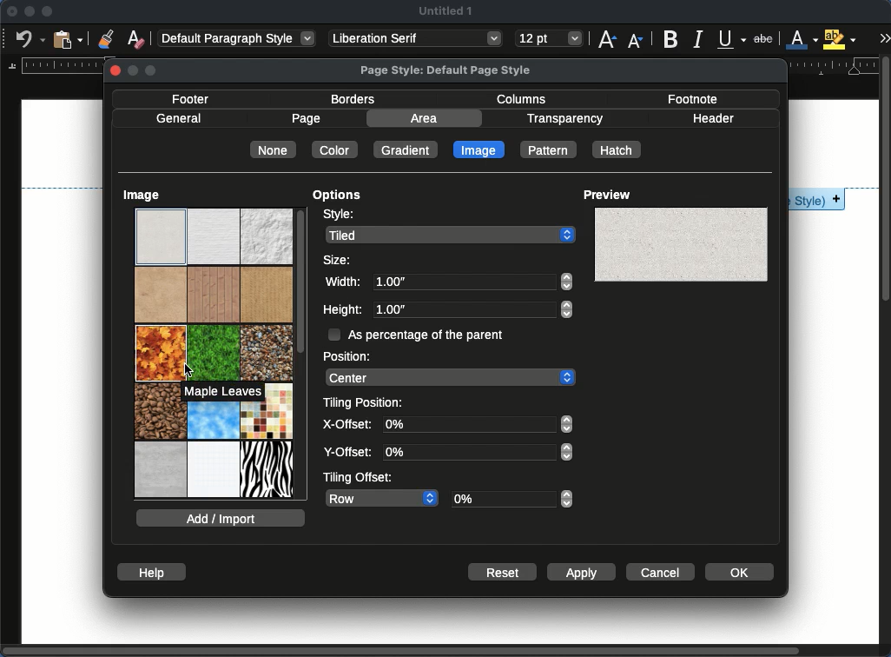 This screenshot has height=657, width=891. I want to click on images, so click(213, 277).